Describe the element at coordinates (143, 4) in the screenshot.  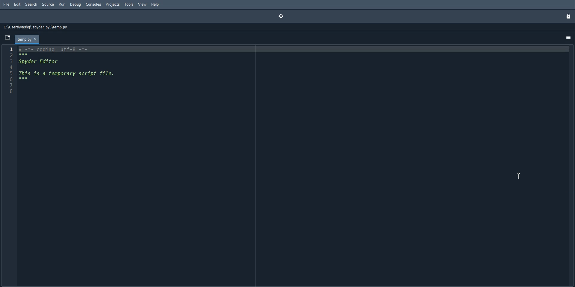
I see `View` at that location.